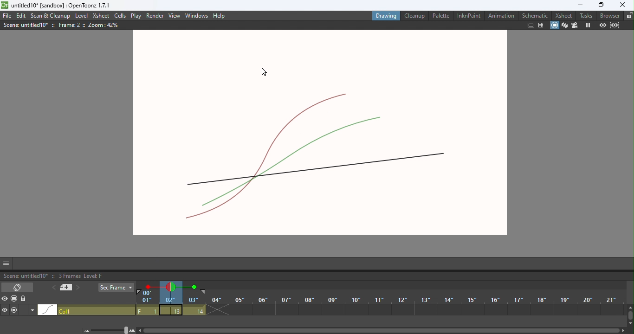 The width and height of the screenshot is (634, 334). I want to click on New memo, so click(65, 288).